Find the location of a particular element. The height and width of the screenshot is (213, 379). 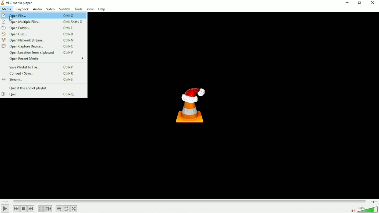

Toggle between loop all, loop one and no loop is located at coordinates (66, 209).